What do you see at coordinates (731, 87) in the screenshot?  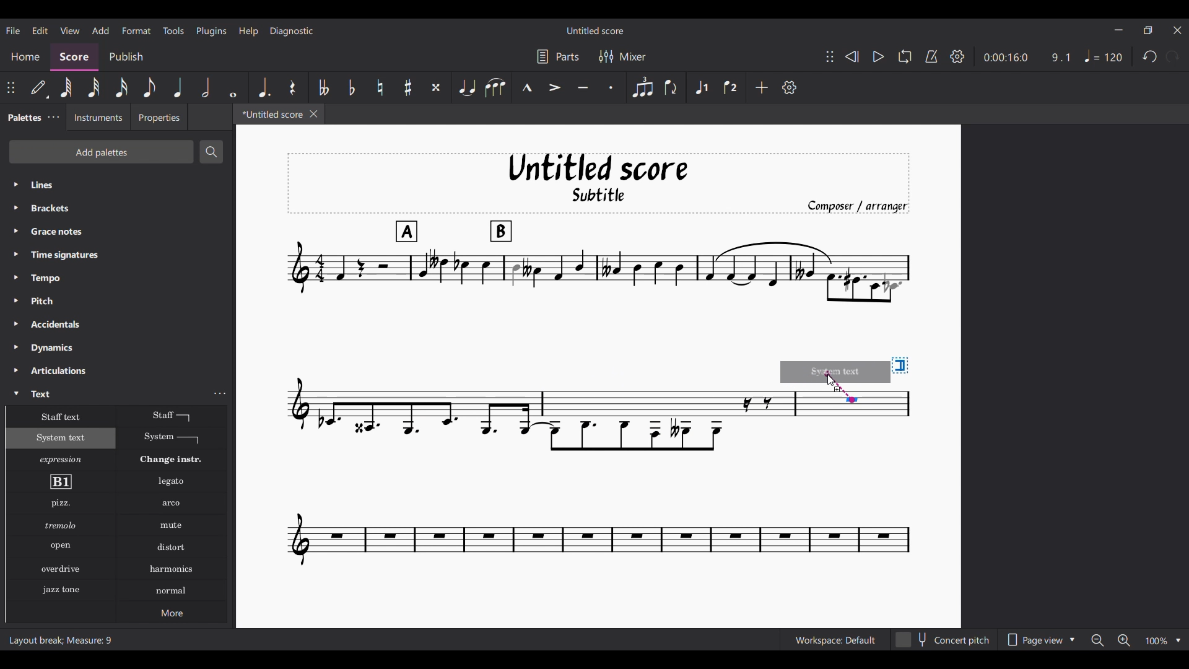 I see `Voice 2` at bounding box center [731, 87].